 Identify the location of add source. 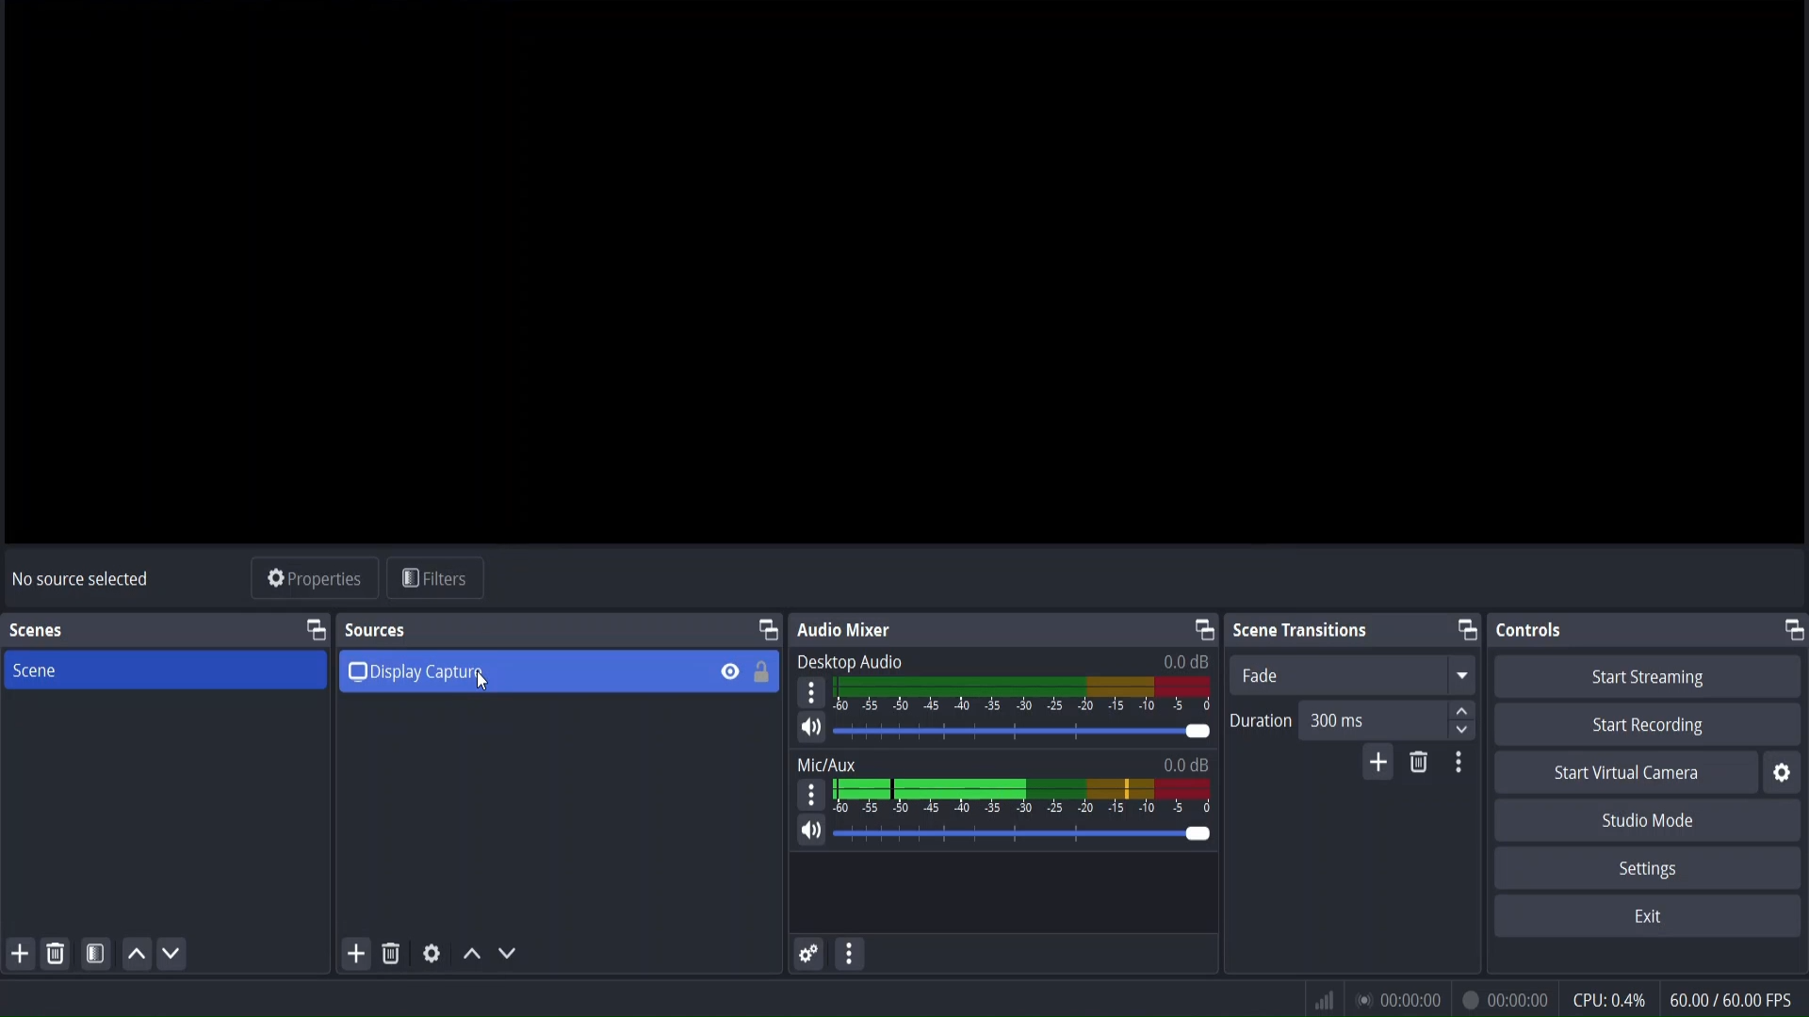
(353, 957).